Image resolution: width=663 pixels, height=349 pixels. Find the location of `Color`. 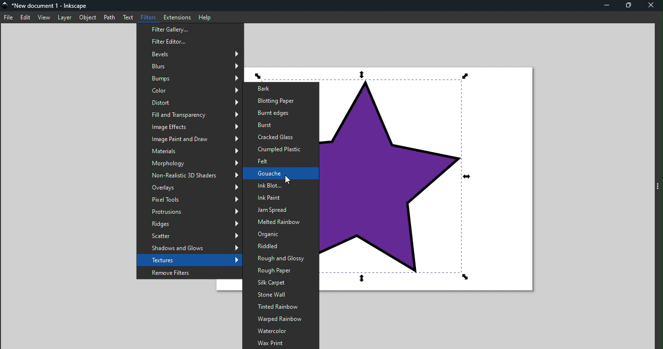

Color is located at coordinates (189, 91).